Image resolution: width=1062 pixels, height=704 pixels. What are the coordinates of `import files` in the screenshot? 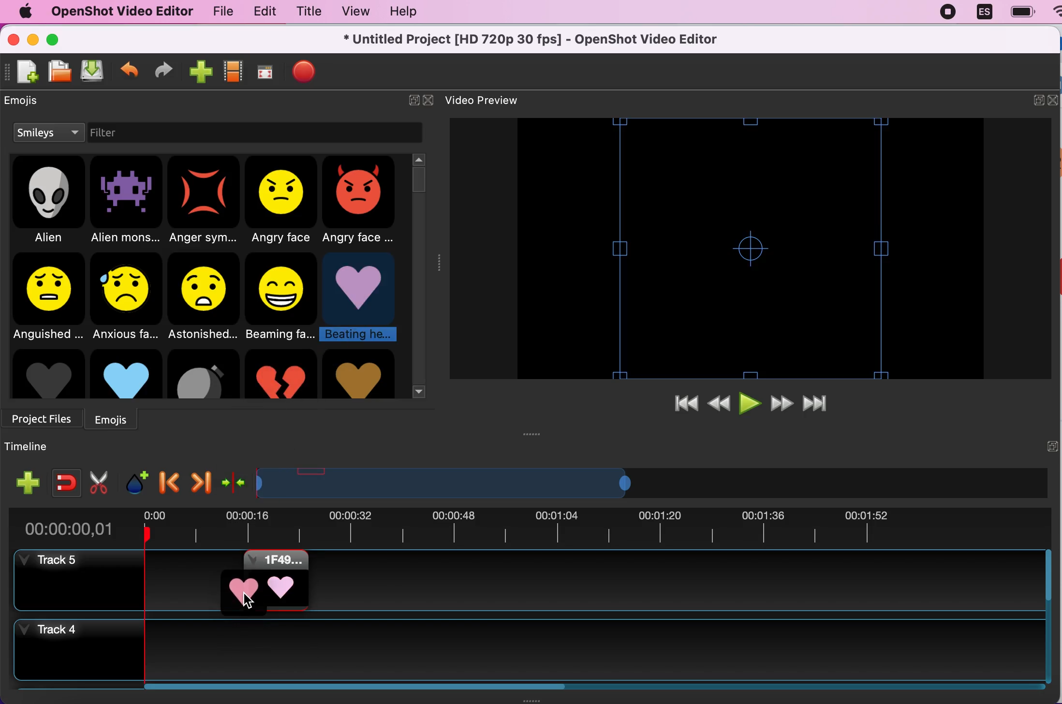 It's located at (200, 70).